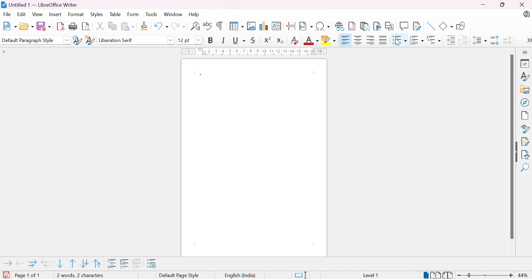 Image resolution: width=532 pixels, height=279 pixels. Describe the element at coordinates (525, 102) in the screenshot. I see `Naigator` at that location.